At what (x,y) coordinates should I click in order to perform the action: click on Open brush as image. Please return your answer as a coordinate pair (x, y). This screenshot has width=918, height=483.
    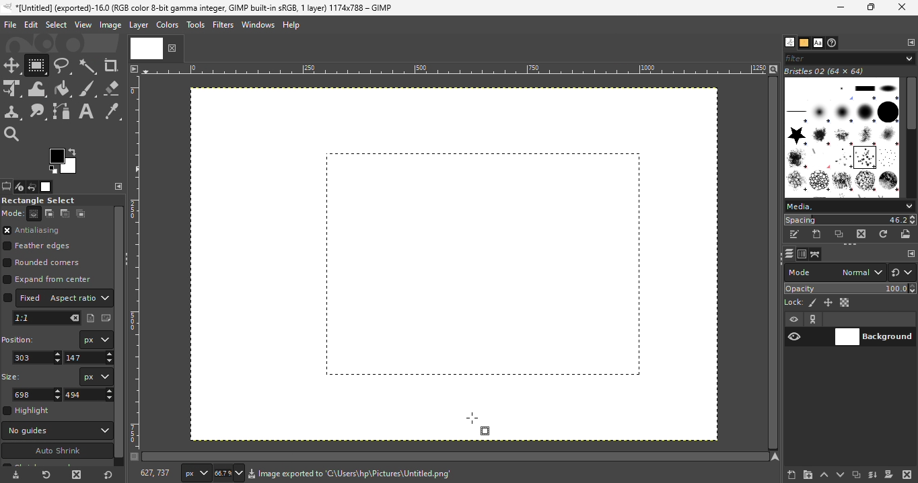
    Looking at the image, I should click on (907, 233).